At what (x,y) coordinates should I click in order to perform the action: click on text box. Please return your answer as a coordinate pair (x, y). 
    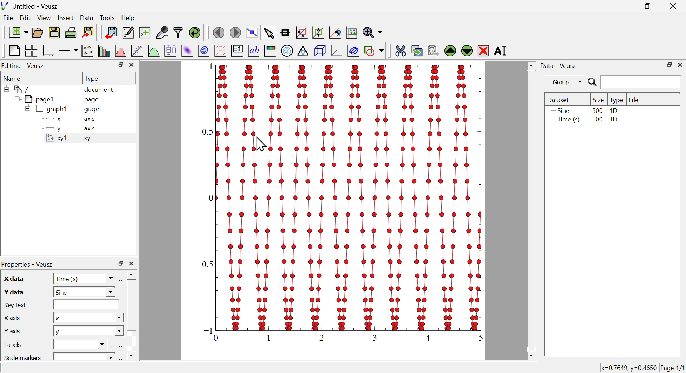
    Looking at the image, I should click on (84, 356).